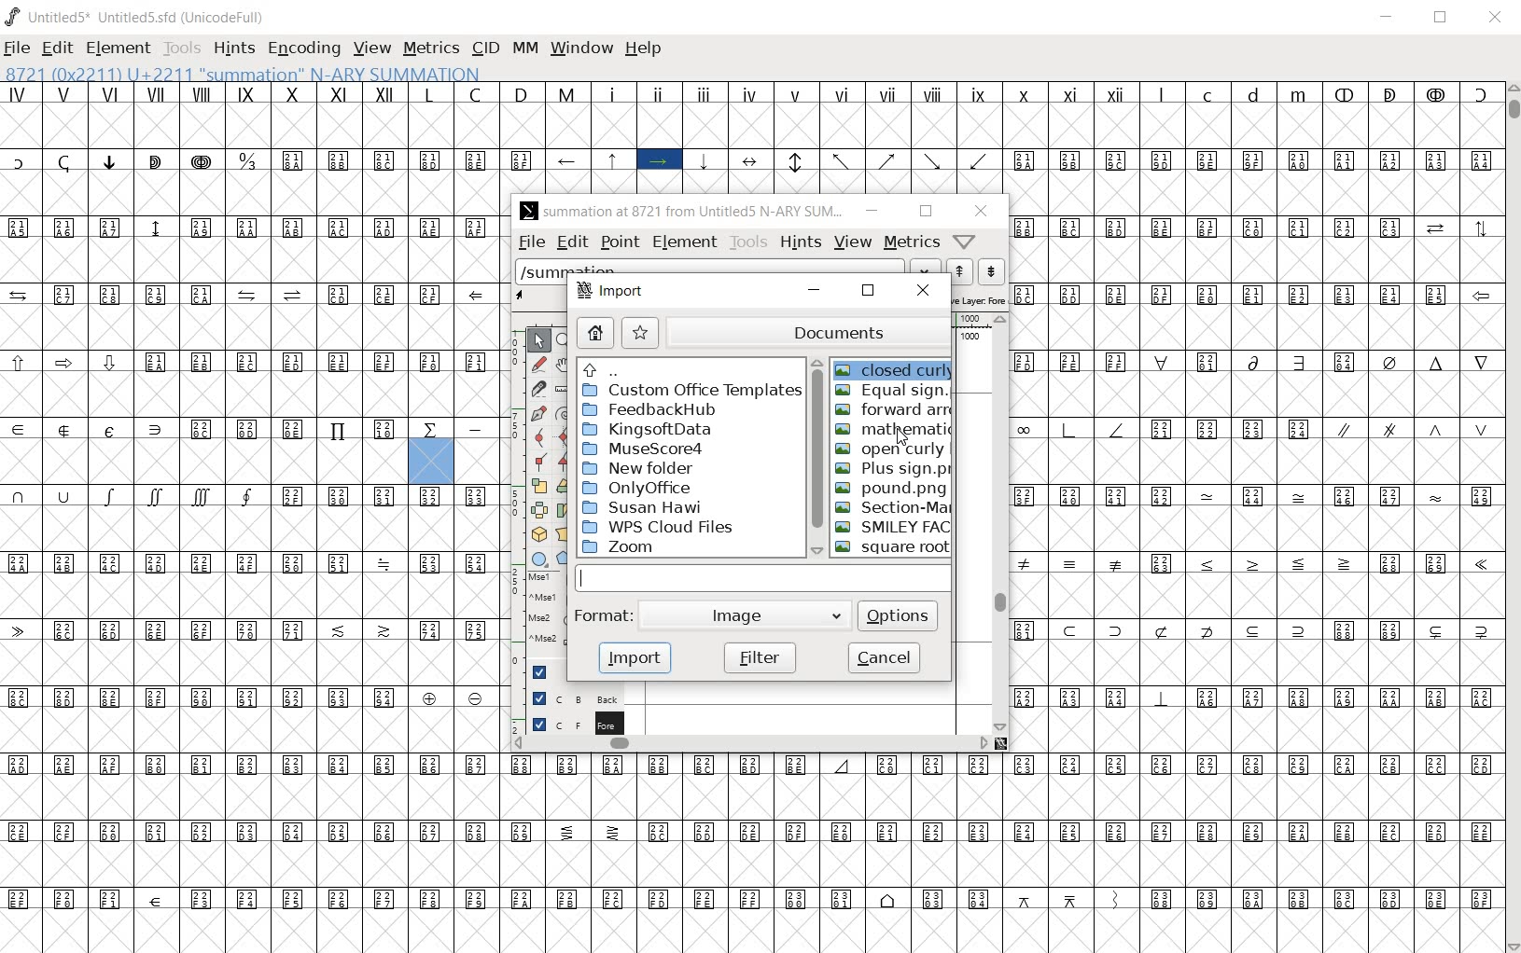 The height and width of the screenshot is (953, 1521). I want to click on MAGNIFY, so click(565, 340).